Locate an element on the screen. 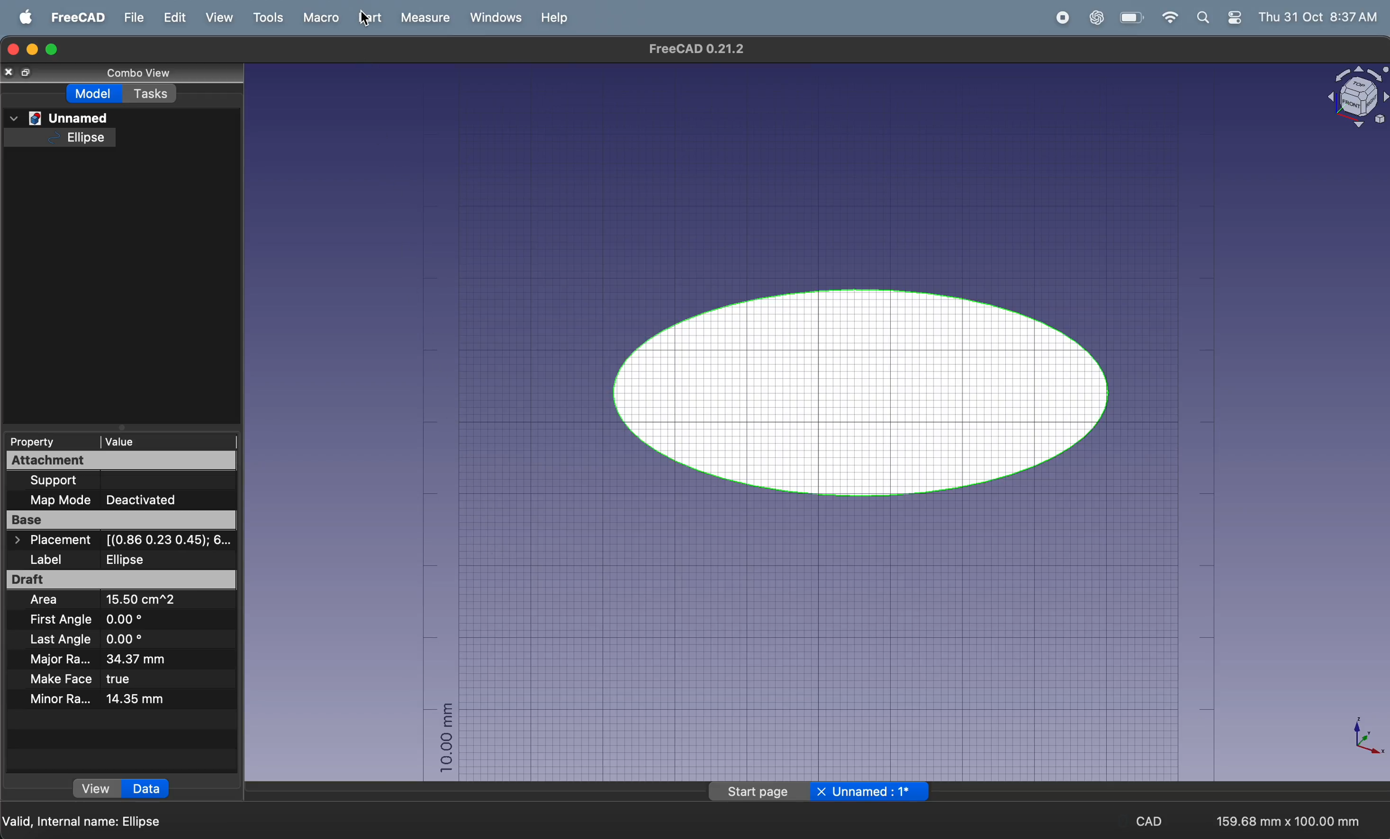  file is located at coordinates (130, 19).